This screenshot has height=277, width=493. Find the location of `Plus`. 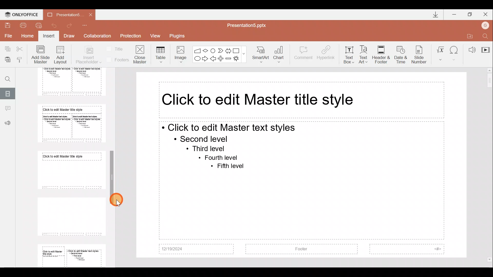

Plus is located at coordinates (222, 58).